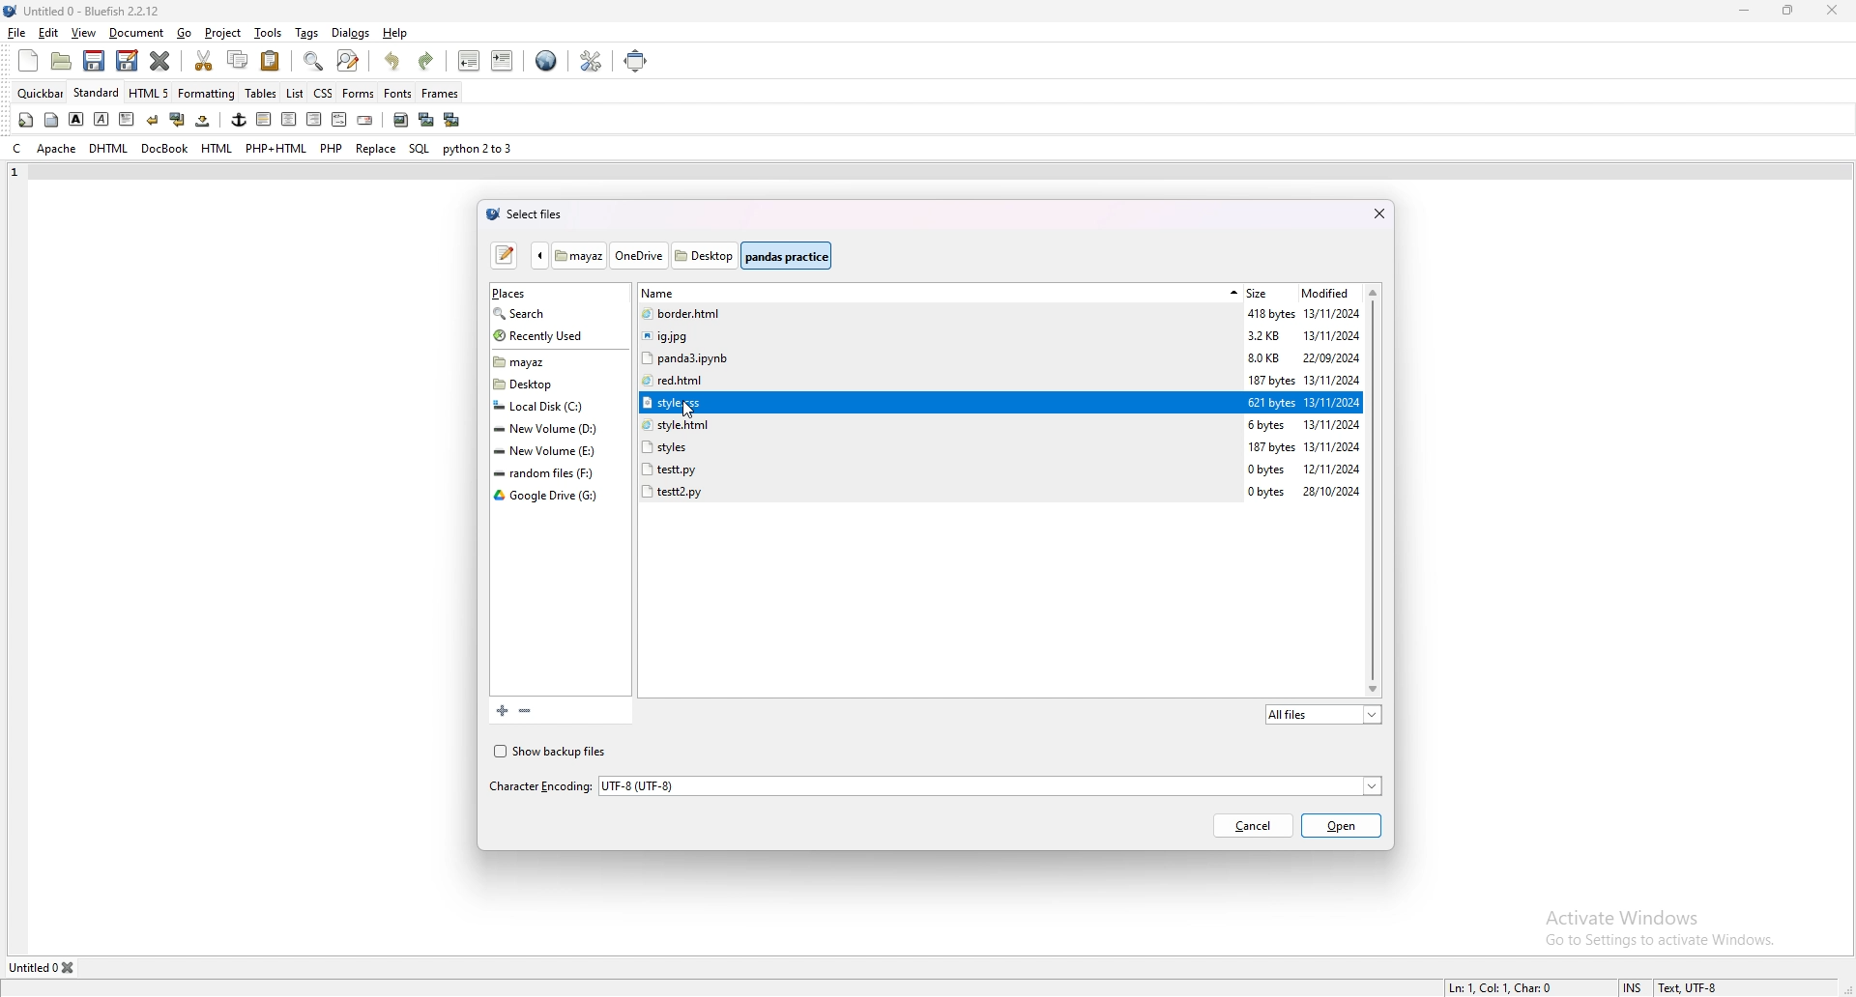  I want to click on character encoding, so click(934, 785).